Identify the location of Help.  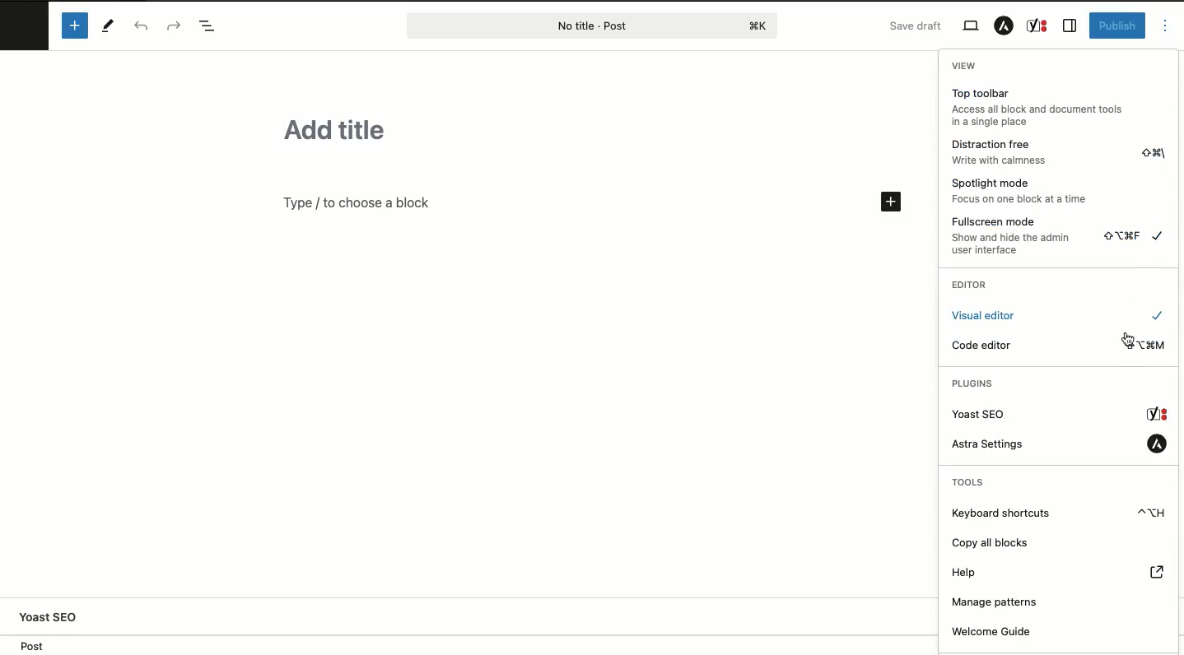
(1058, 574).